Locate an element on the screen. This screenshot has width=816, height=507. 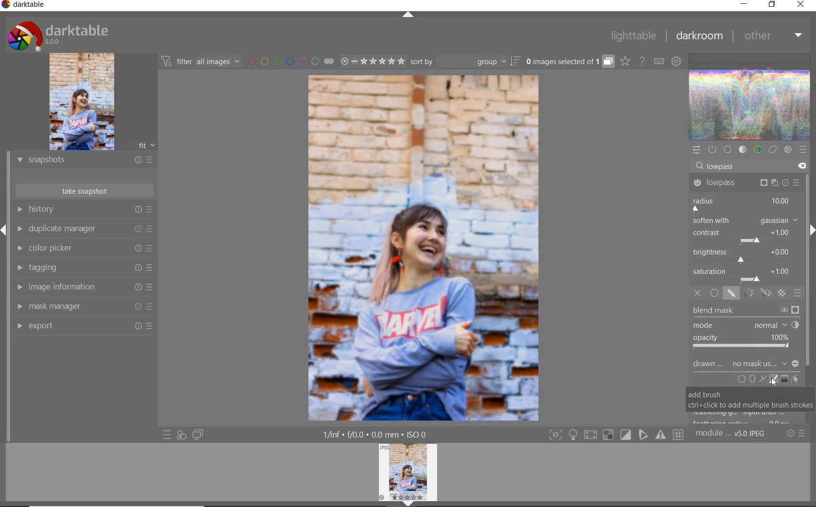
tagging is located at coordinates (84, 269).